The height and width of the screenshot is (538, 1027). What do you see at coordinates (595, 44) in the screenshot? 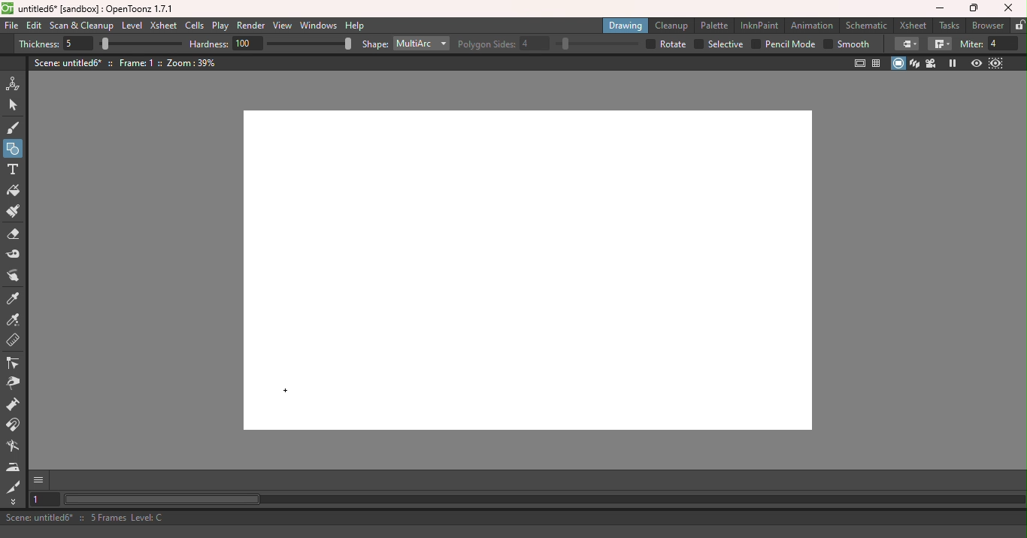
I see `Polygon sides bar` at bounding box center [595, 44].